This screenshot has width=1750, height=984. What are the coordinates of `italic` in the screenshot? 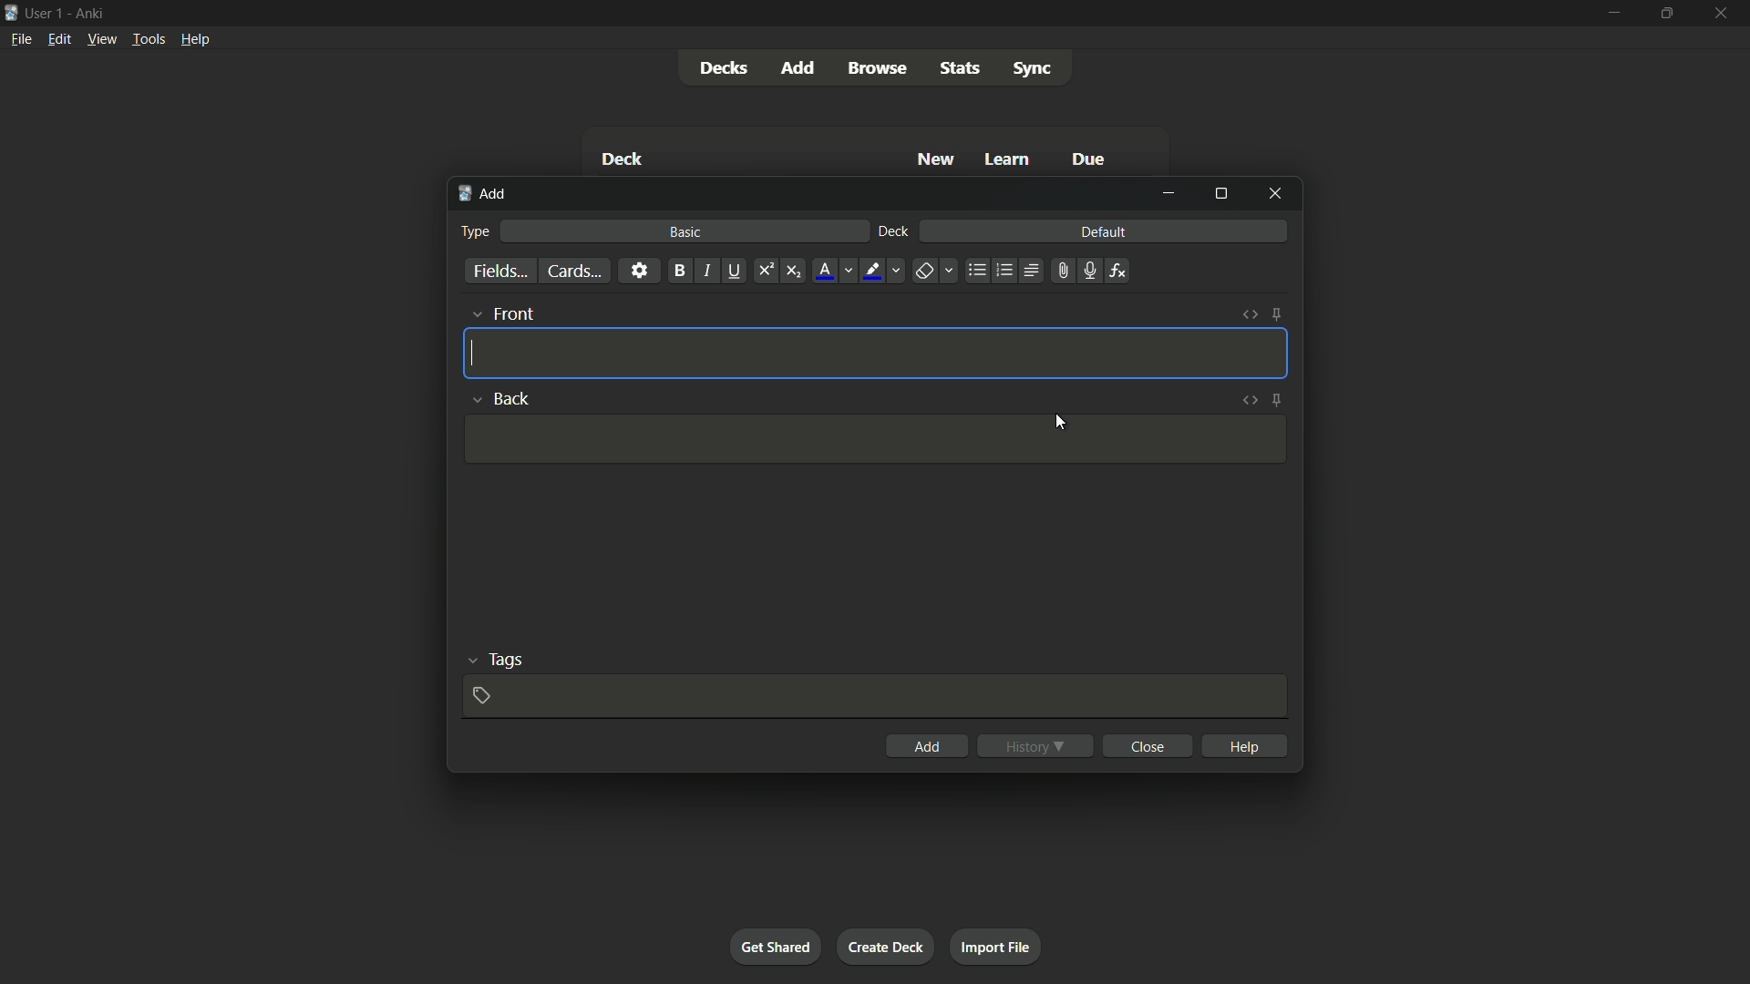 It's located at (706, 271).